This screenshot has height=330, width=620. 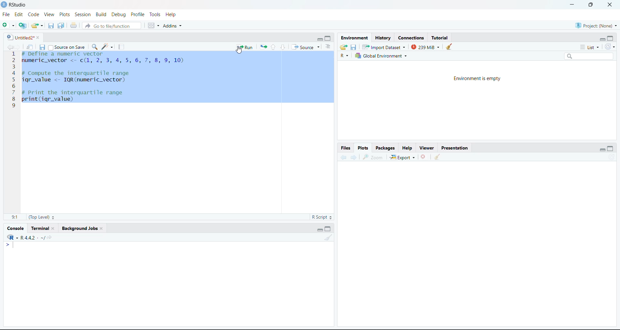 I want to click on Maximize, so click(x=612, y=148).